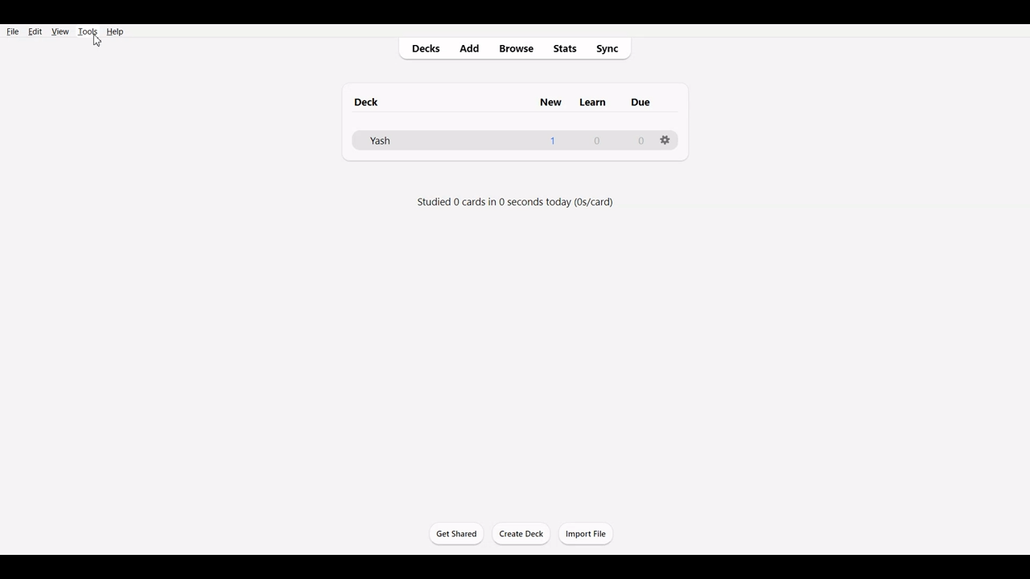 The image size is (1030, 579). I want to click on 1, so click(554, 142).